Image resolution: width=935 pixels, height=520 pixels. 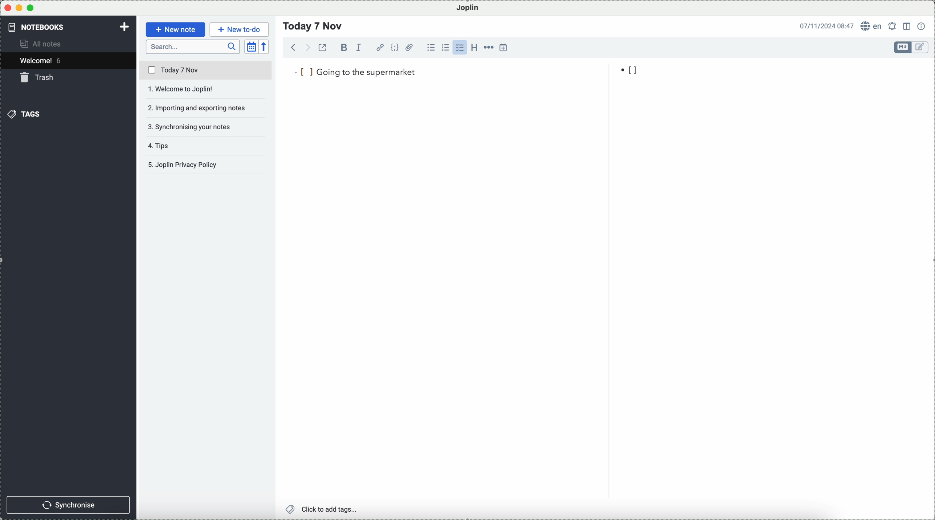 I want to click on synchronising your notes, so click(x=206, y=128).